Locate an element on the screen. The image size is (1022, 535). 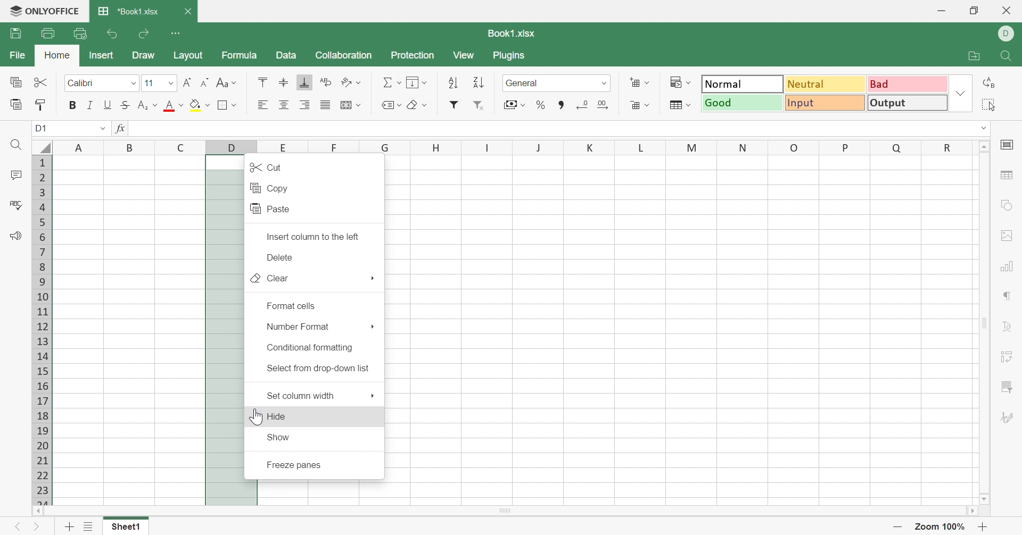
Image settings is located at coordinates (1009, 236).